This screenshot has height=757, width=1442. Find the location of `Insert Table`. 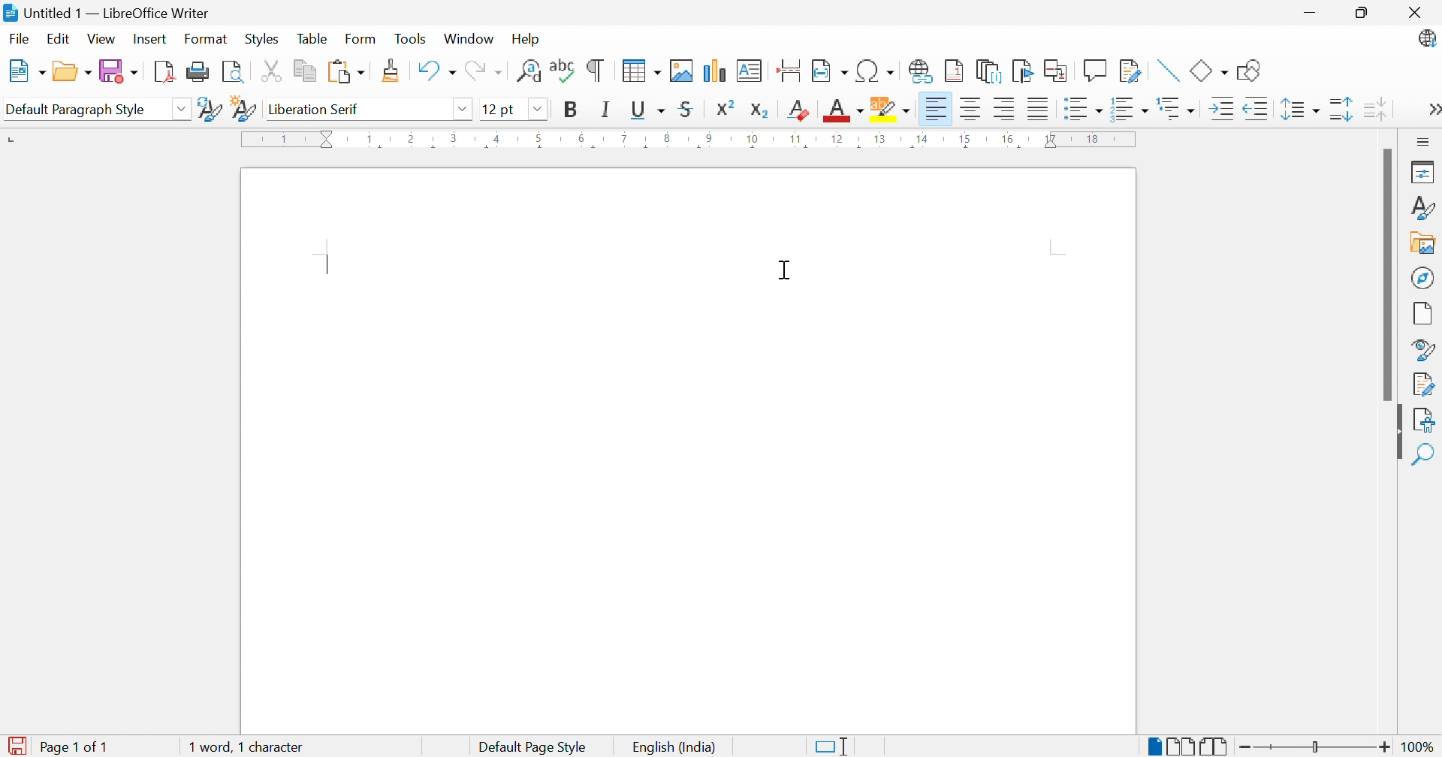

Insert Table is located at coordinates (641, 72).